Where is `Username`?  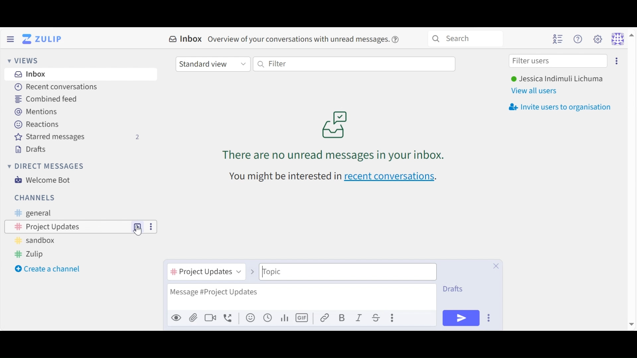 Username is located at coordinates (557, 79).